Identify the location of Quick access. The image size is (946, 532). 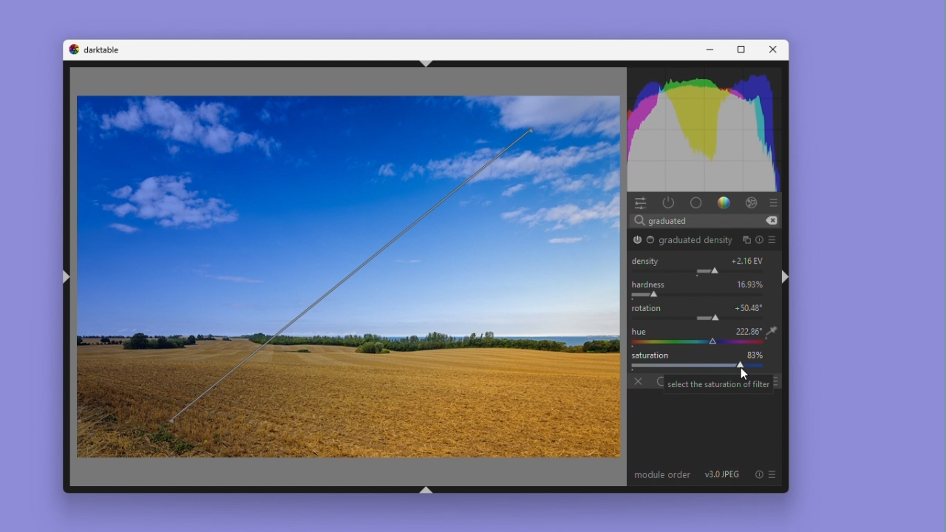
(640, 202).